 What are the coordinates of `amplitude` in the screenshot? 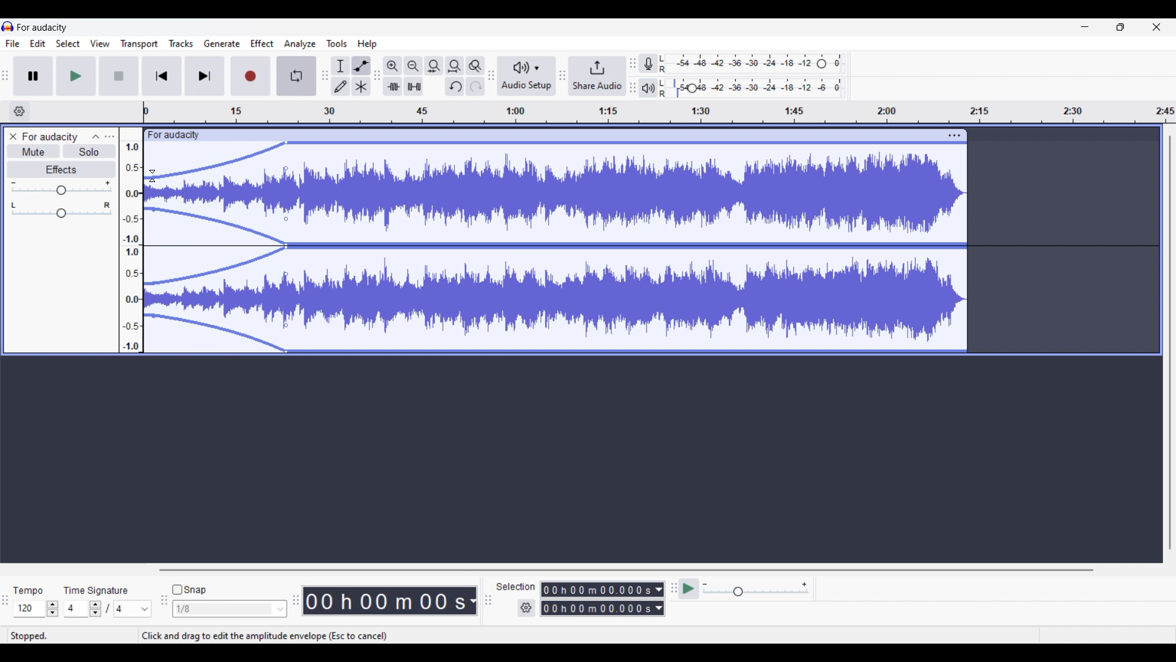 It's located at (132, 246).